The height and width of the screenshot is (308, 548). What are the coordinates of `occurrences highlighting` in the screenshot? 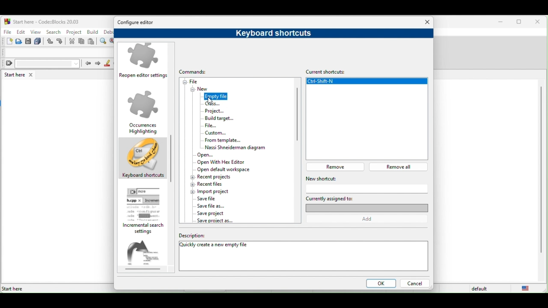 It's located at (143, 112).